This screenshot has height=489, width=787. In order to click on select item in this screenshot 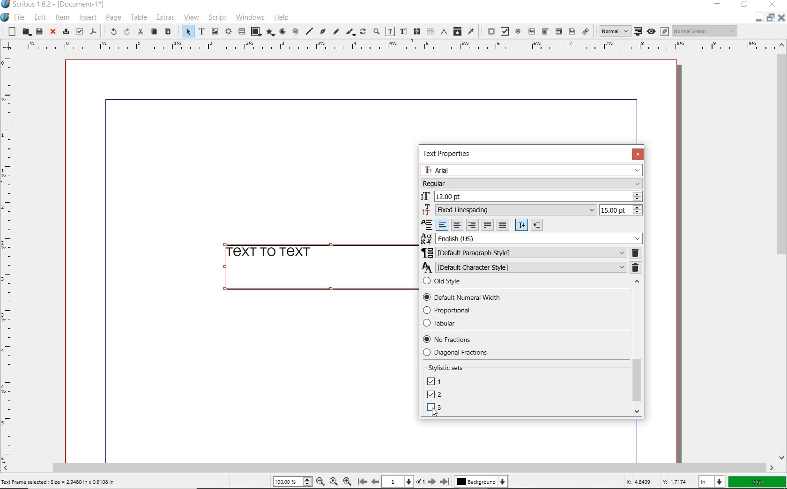, I will do `click(186, 32)`.